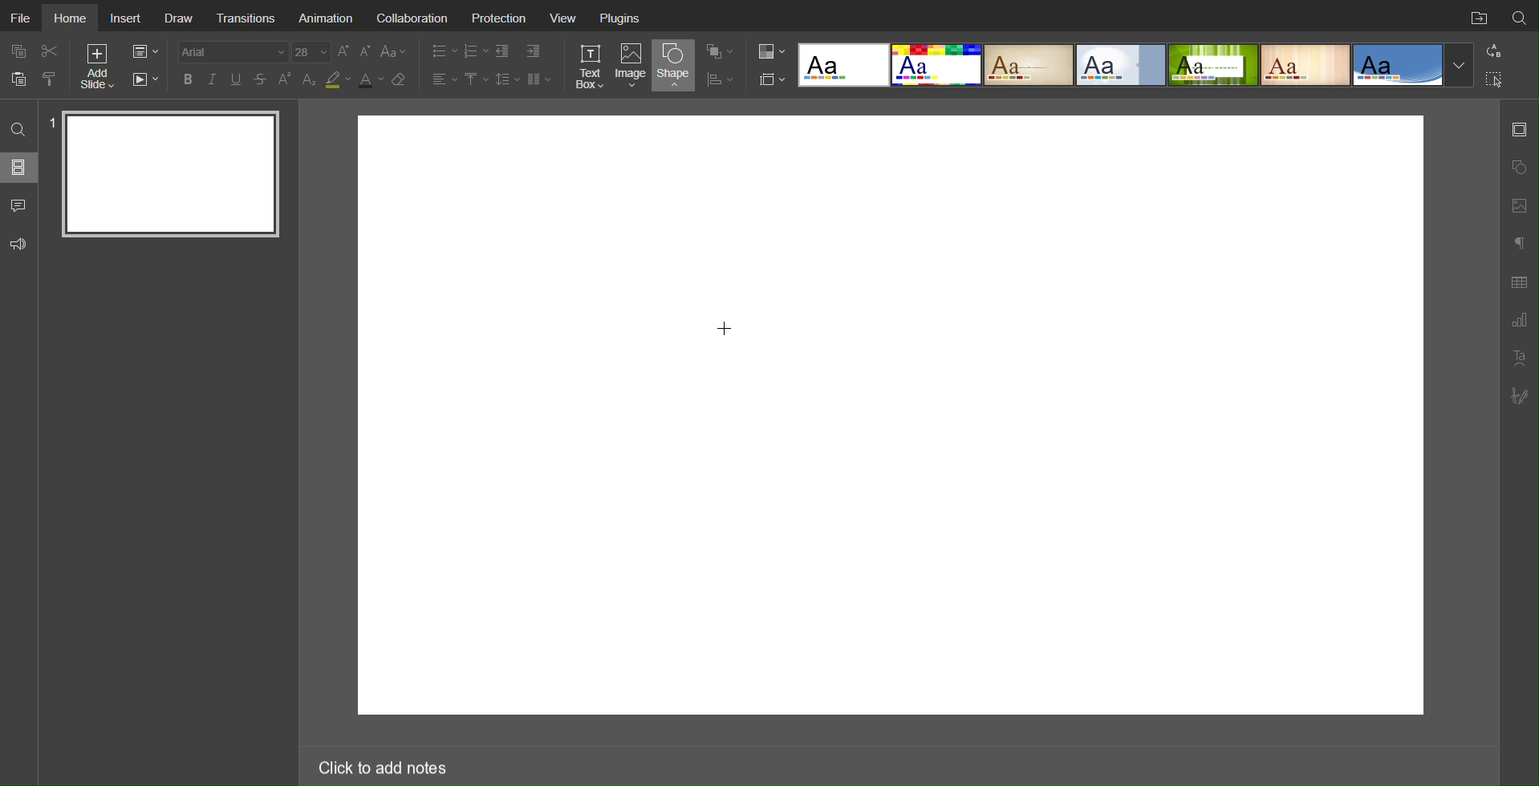 The width and height of the screenshot is (1539, 786). I want to click on Add Slide, so click(96, 69).